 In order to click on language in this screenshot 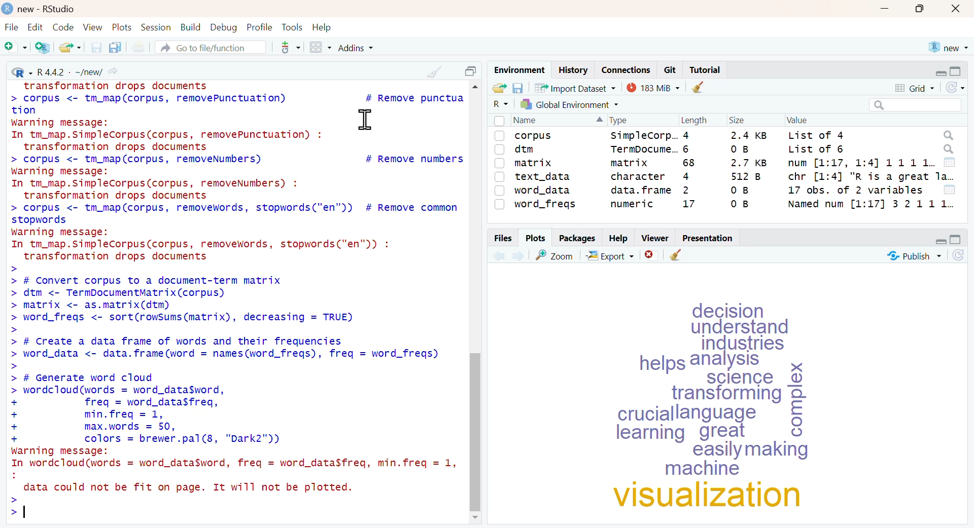, I will do `click(716, 414)`.